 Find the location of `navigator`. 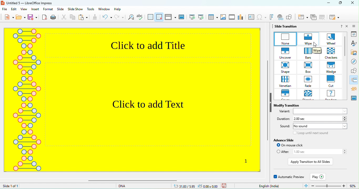

navigator is located at coordinates (354, 62).